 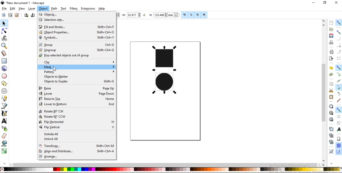 What do you see at coordinates (10, 15) in the screenshot?
I see `select all objects in all visible and unlocked layers` at bounding box center [10, 15].